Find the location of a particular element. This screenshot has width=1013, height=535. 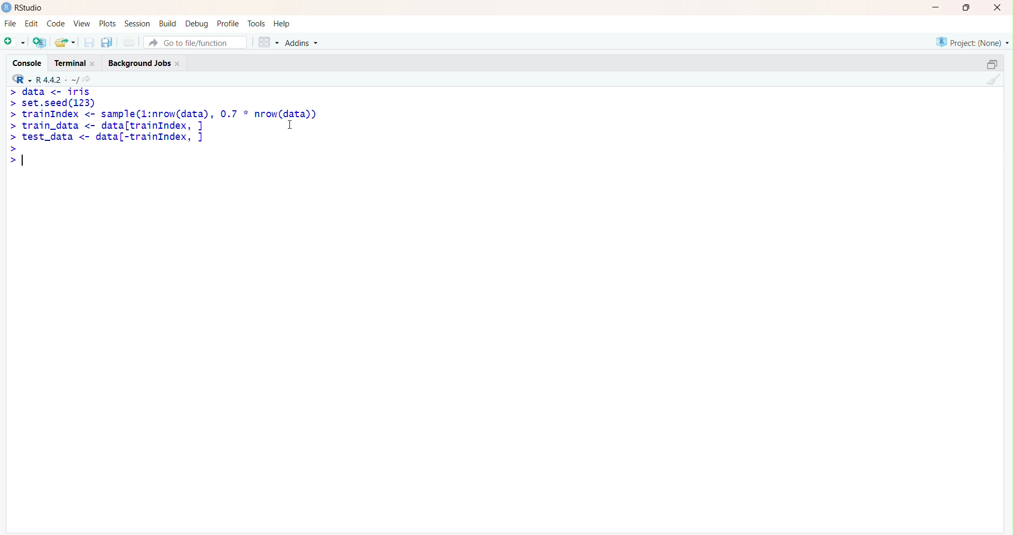

Addins is located at coordinates (303, 42).